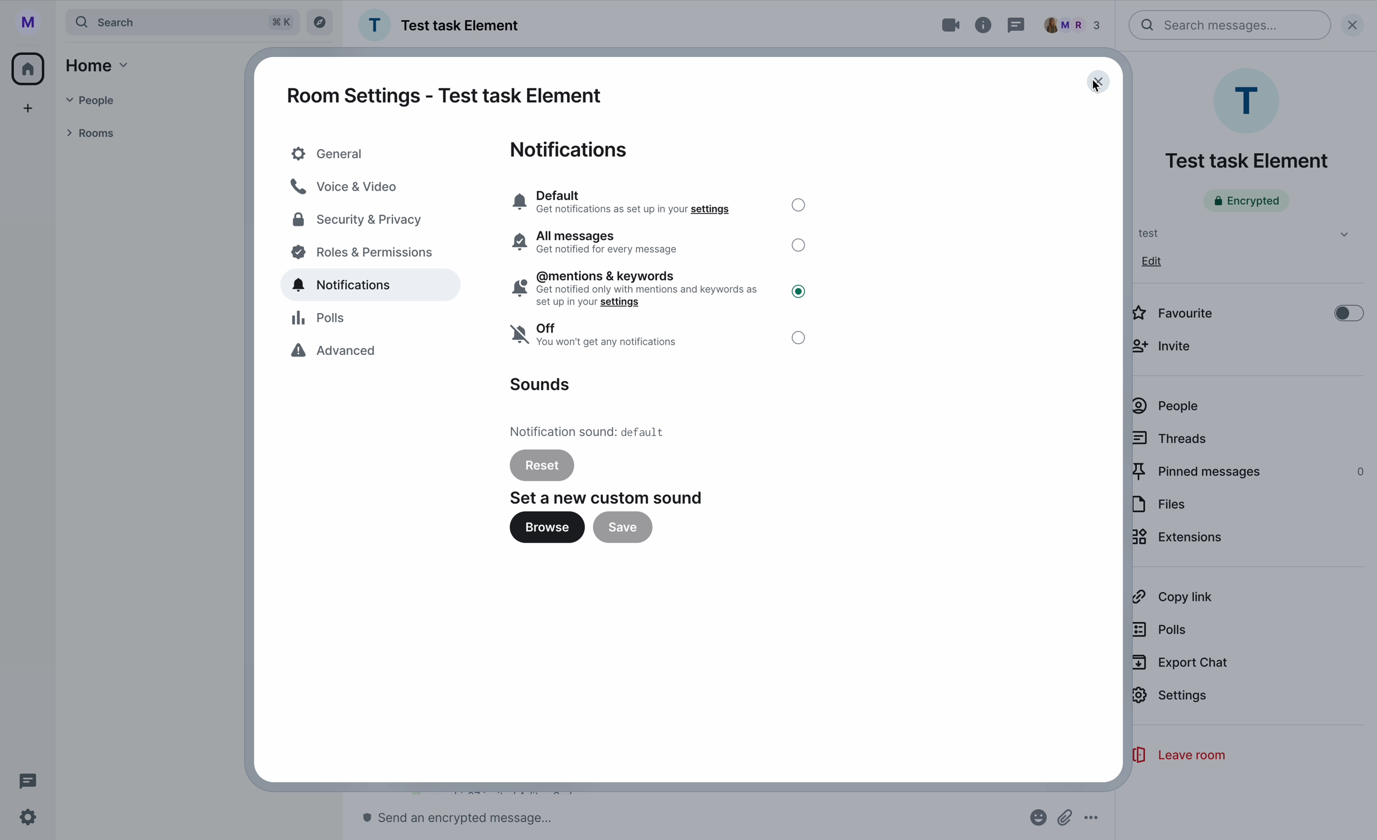 The height and width of the screenshot is (840, 1377). What do you see at coordinates (1246, 201) in the screenshot?
I see `encrypted` at bounding box center [1246, 201].